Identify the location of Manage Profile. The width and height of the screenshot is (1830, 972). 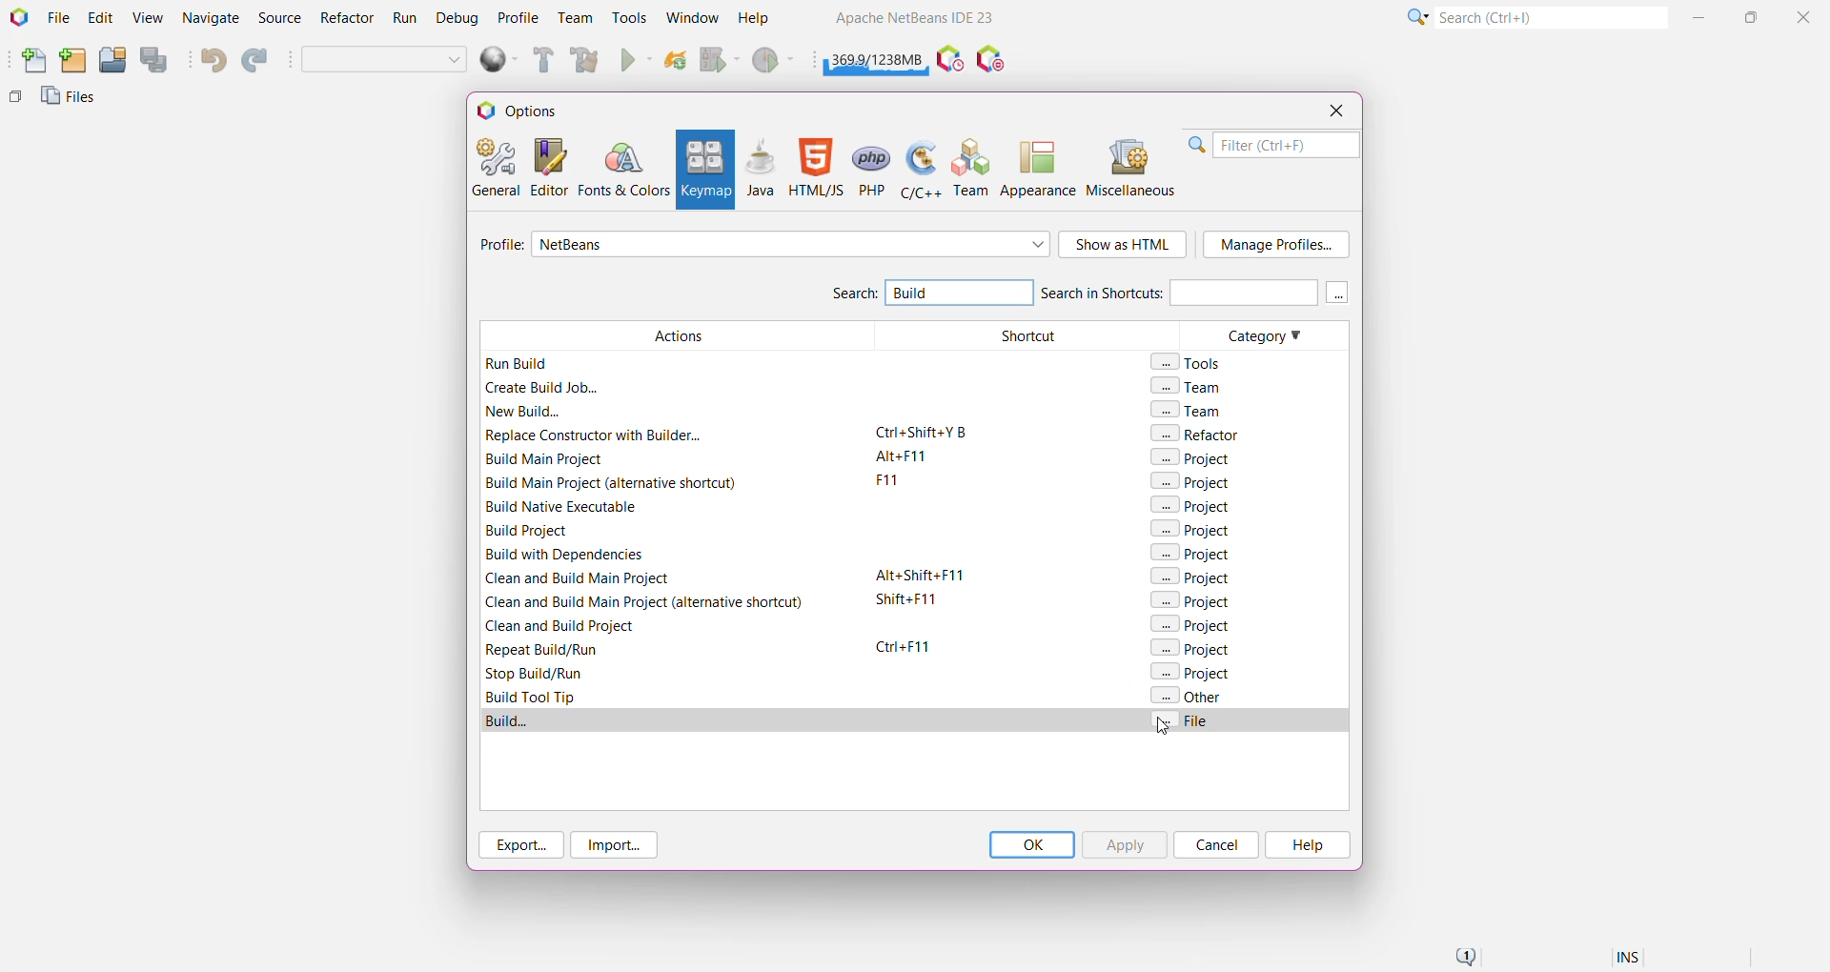
(1276, 245).